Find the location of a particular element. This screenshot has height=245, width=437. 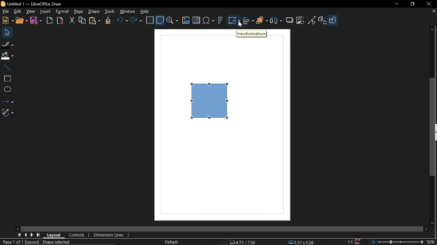

Snap to grid is located at coordinates (160, 20).